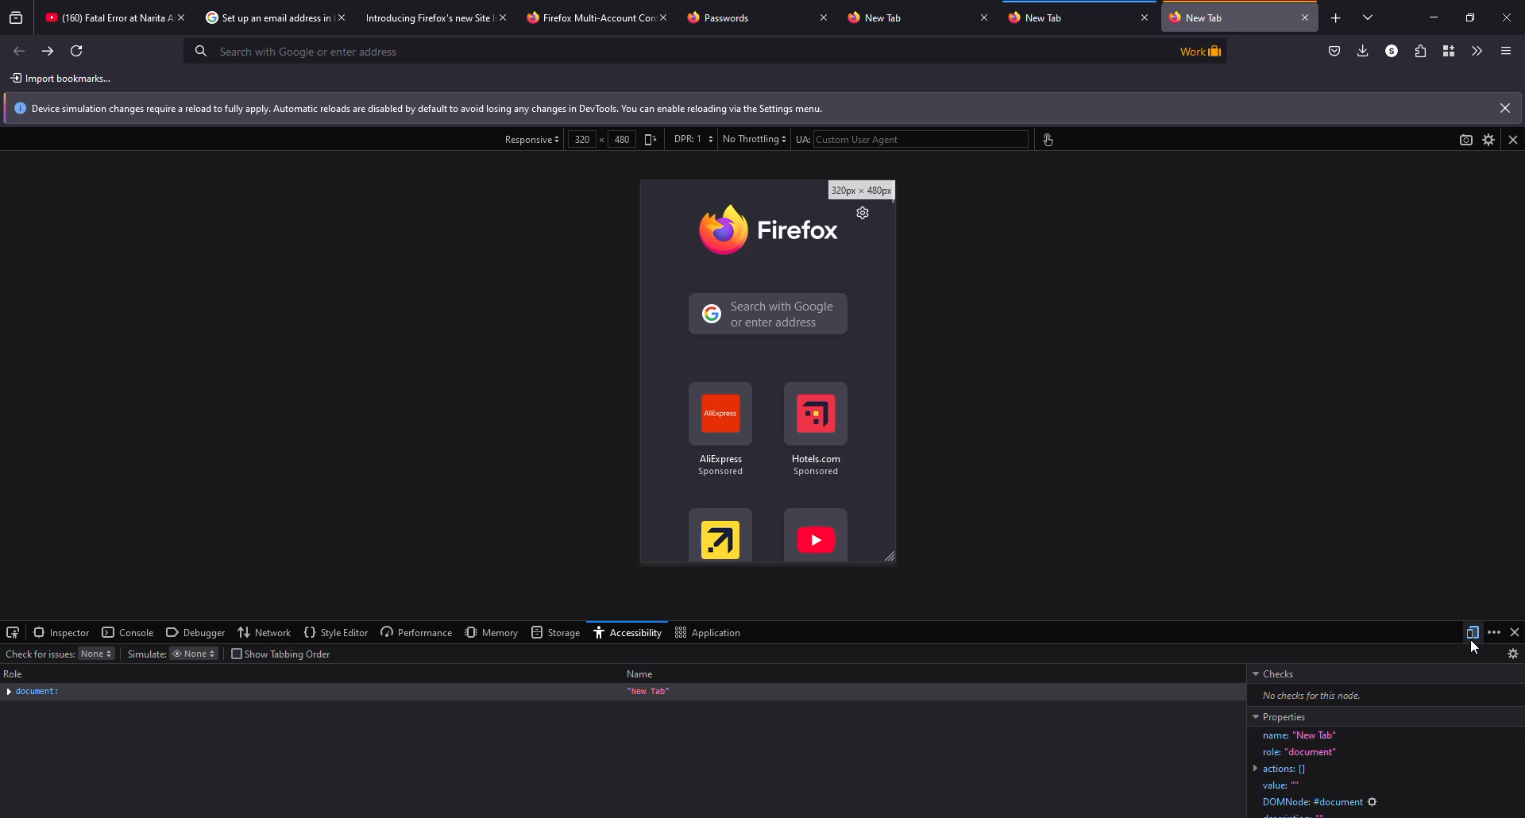 The image size is (1525, 818). Describe the element at coordinates (33, 692) in the screenshot. I see `document` at that location.